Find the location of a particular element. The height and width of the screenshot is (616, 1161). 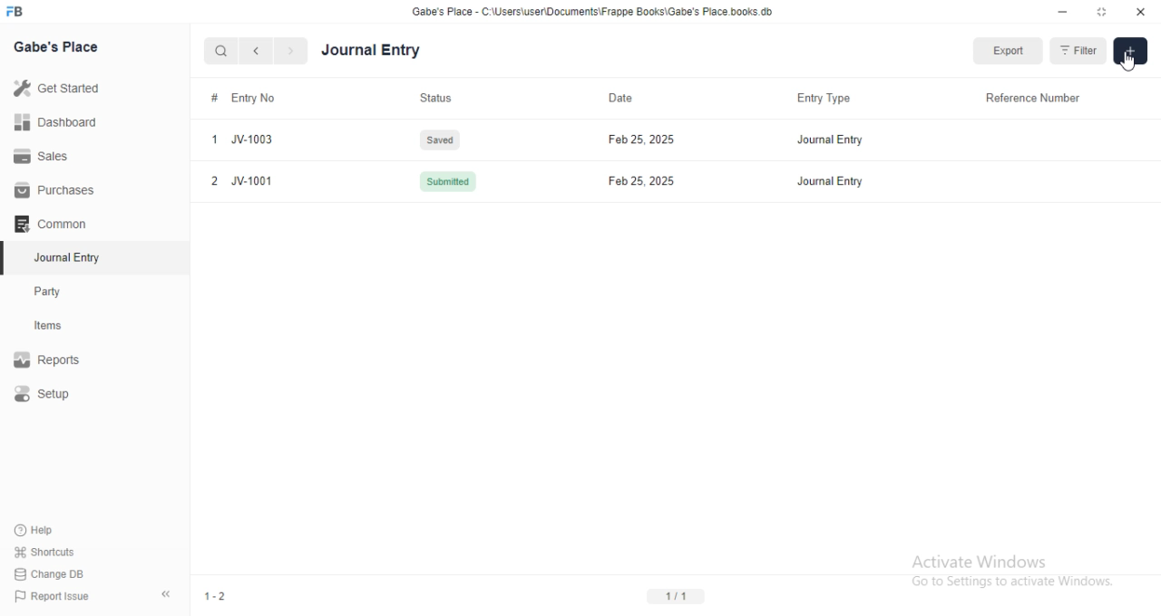

Feb 25, 2025 is located at coordinates (641, 139).